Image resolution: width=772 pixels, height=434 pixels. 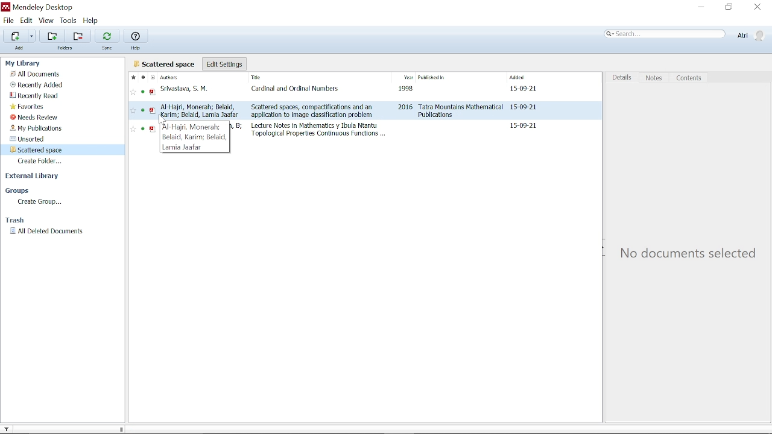 What do you see at coordinates (200, 110) in the screenshot?
I see `author` at bounding box center [200, 110].